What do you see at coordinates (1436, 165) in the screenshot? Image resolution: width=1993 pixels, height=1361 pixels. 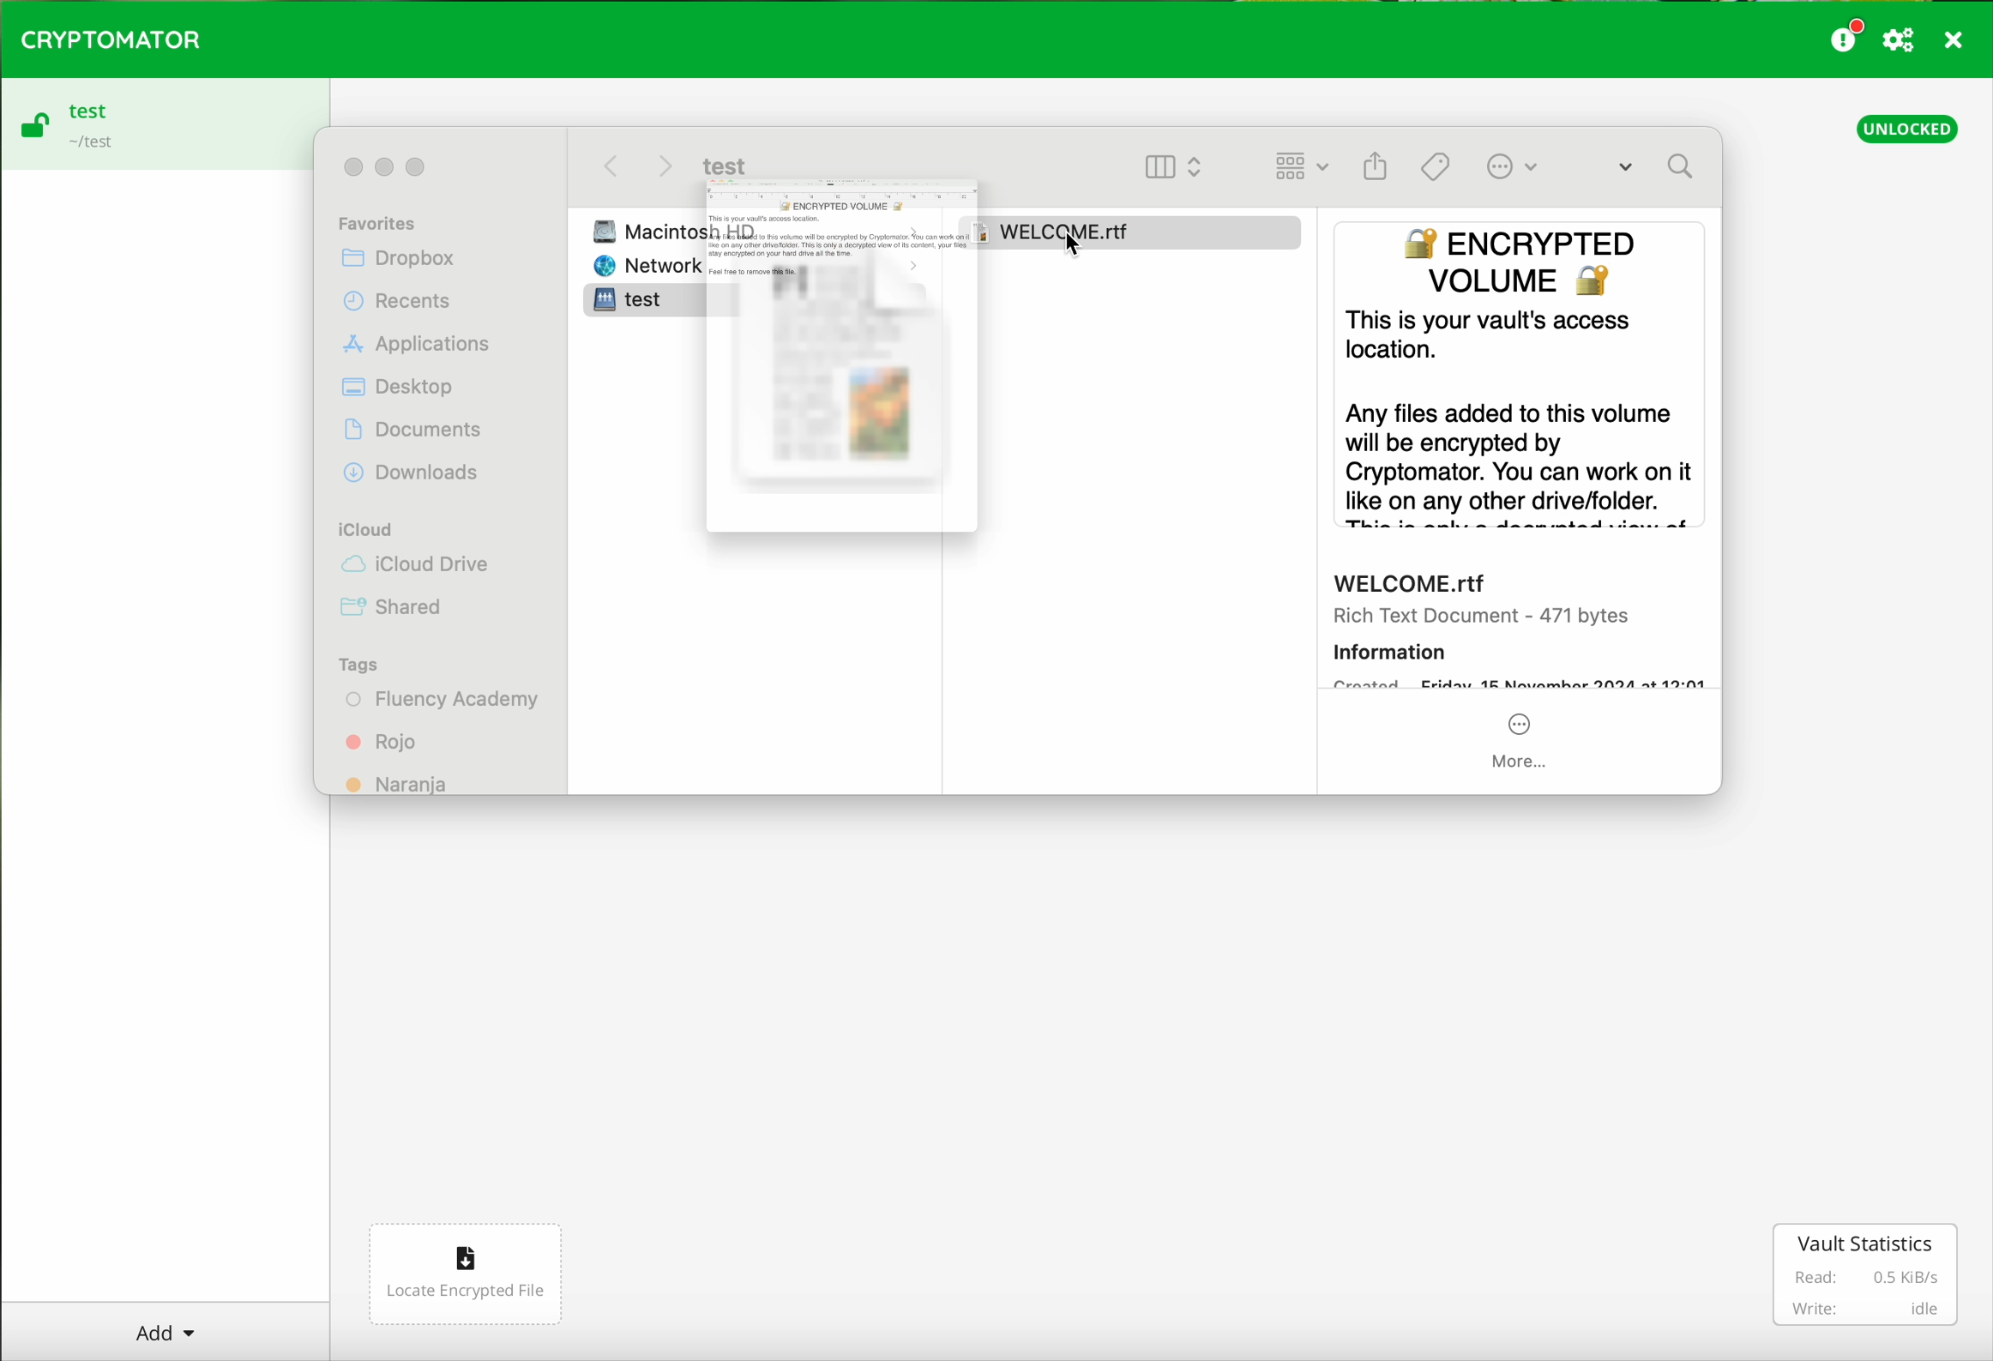 I see `Tags` at bounding box center [1436, 165].